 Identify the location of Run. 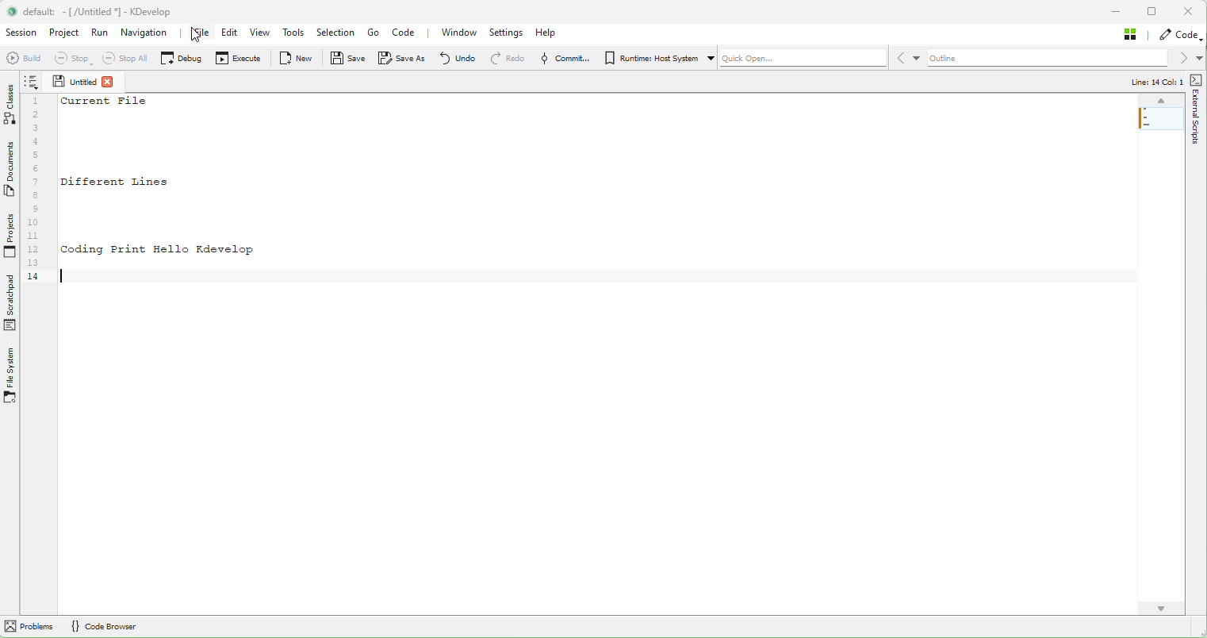
(101, 32).